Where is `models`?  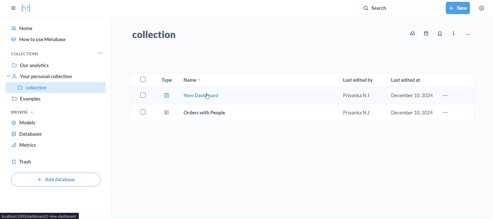
models is located at coordinates (57, 122).